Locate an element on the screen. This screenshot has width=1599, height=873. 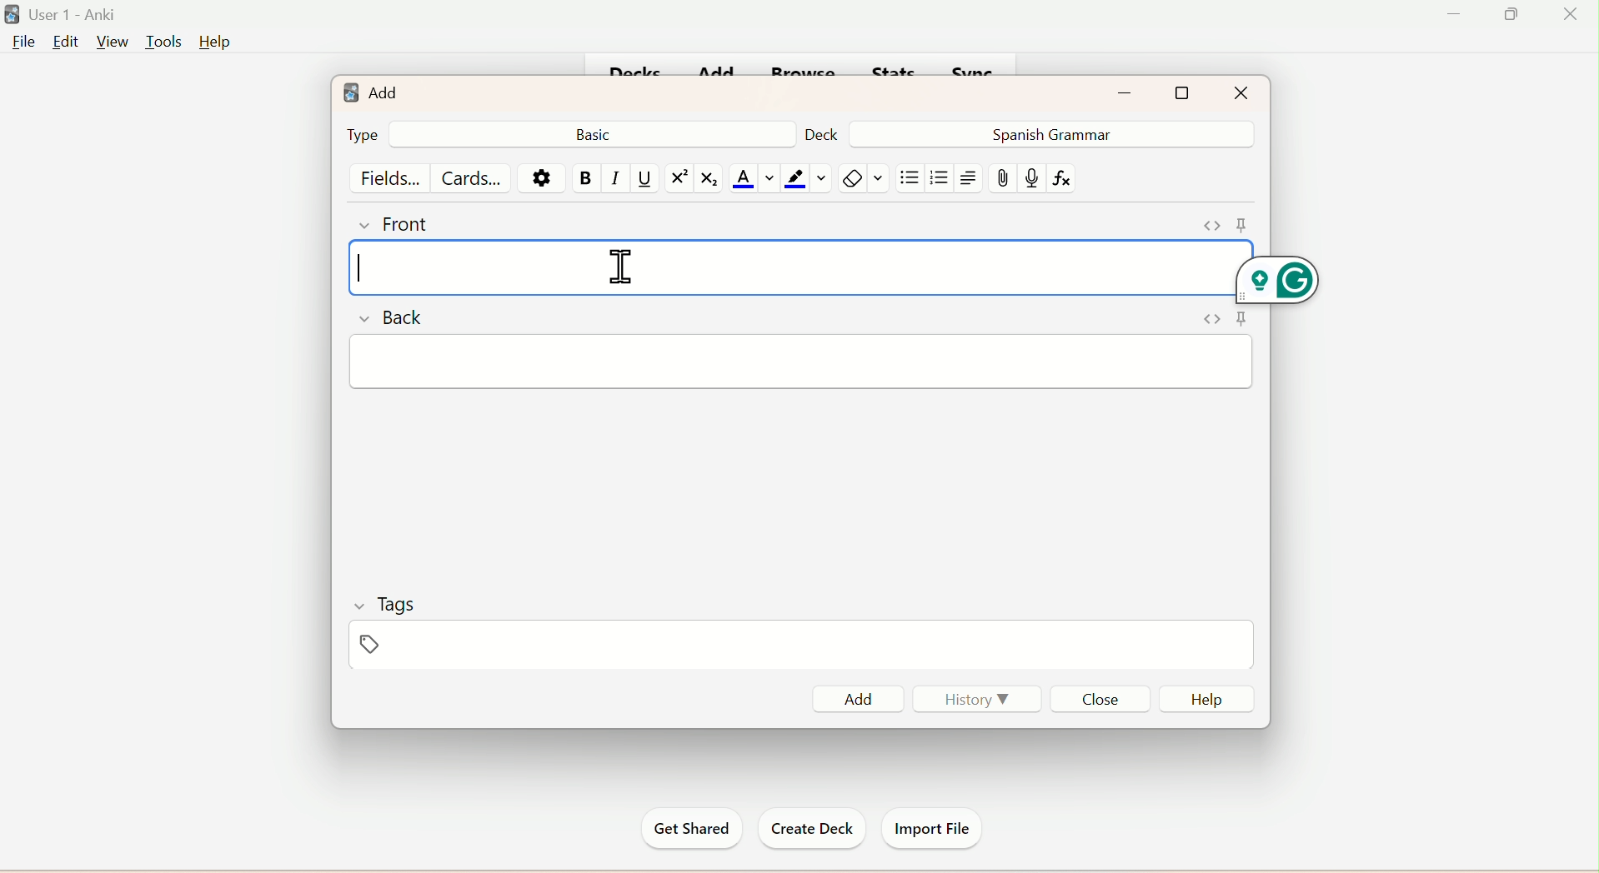
Fields... is located at coordinates (392, 177).